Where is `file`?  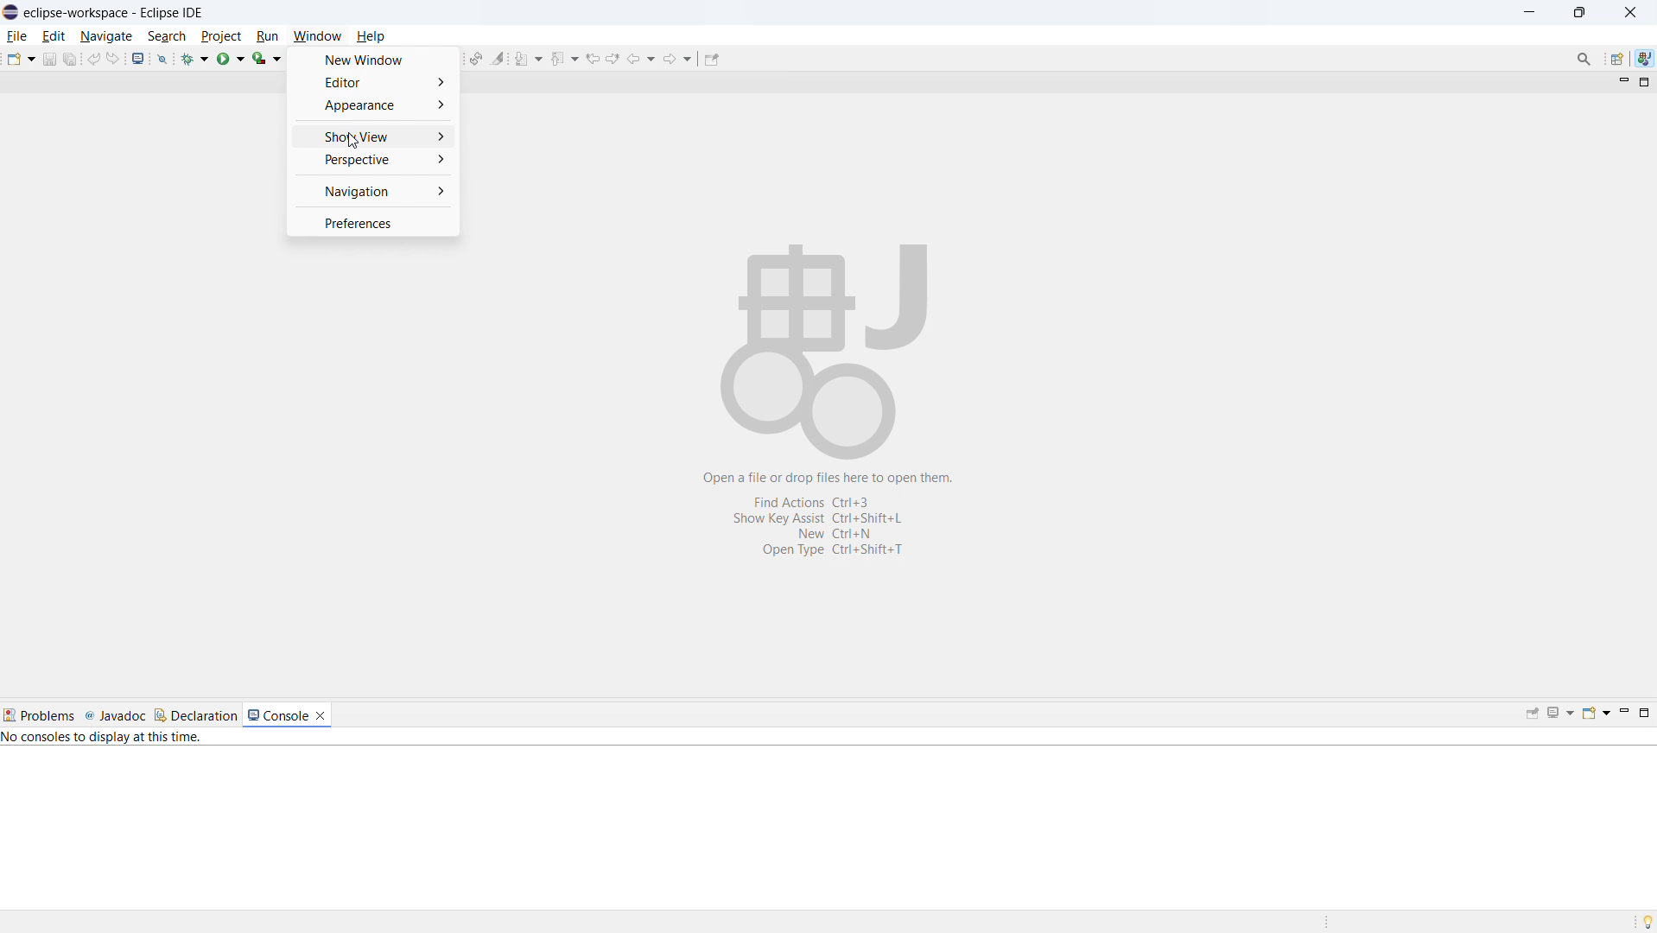 file is located at coordinates (17, 35).